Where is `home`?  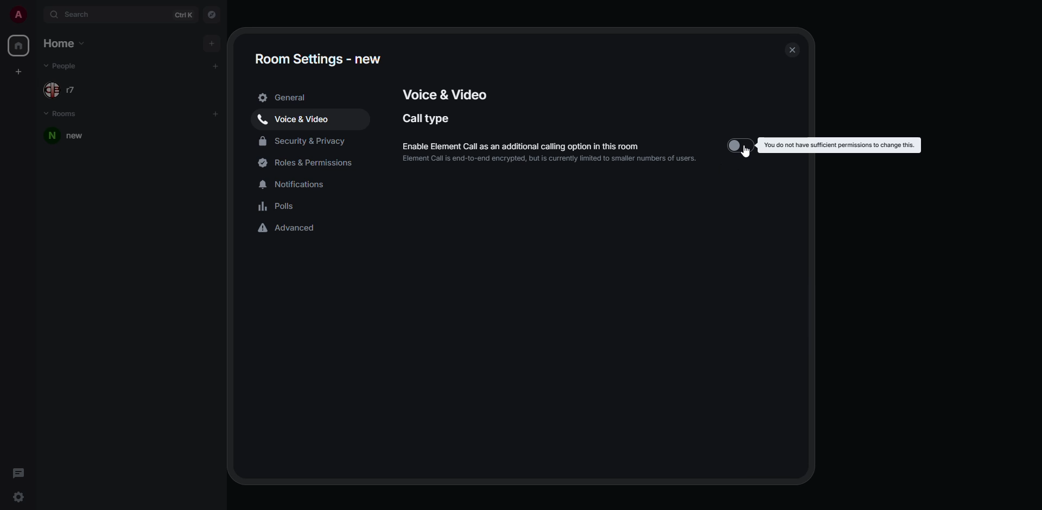
home is located at coordinates (17, 46).